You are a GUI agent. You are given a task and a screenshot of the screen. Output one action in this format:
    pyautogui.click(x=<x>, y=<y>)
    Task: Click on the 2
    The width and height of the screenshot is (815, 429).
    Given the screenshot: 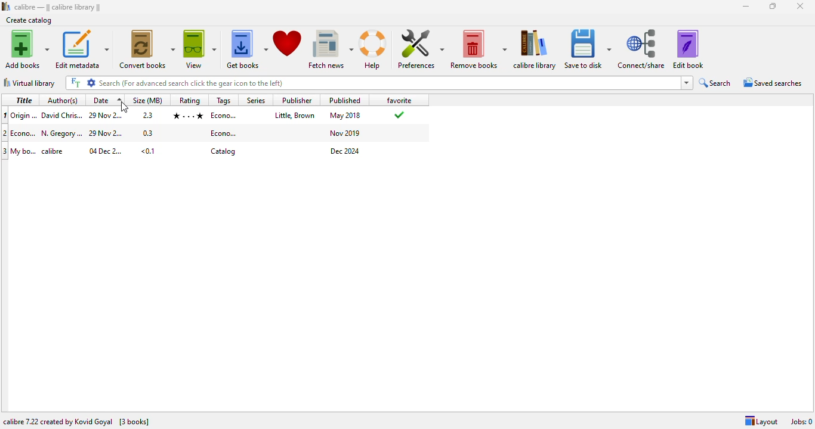 What is the action you would take?
    pyautogui.click(x=5, y=133)
    